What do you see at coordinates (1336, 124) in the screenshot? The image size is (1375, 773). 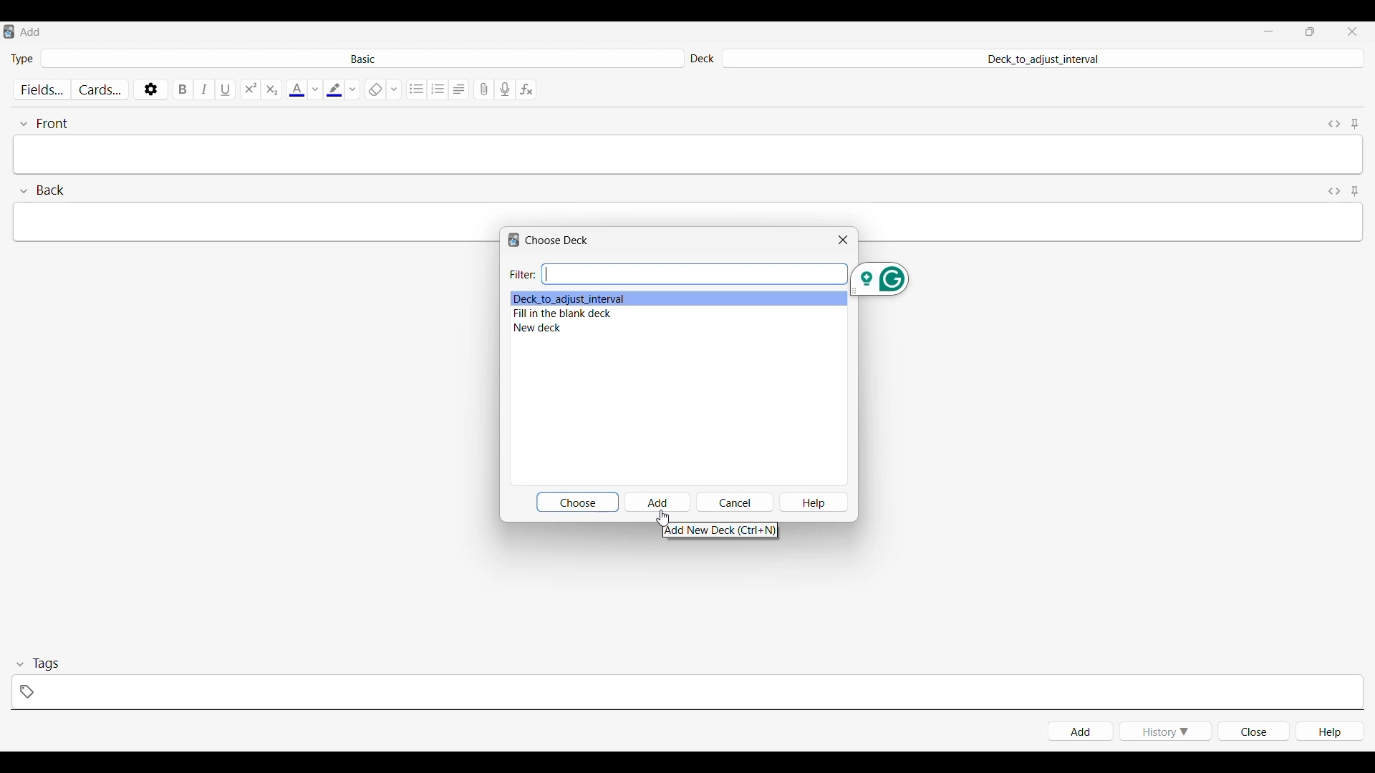 I see `Toggle HTML editor` at bounding box center [1336, 124].